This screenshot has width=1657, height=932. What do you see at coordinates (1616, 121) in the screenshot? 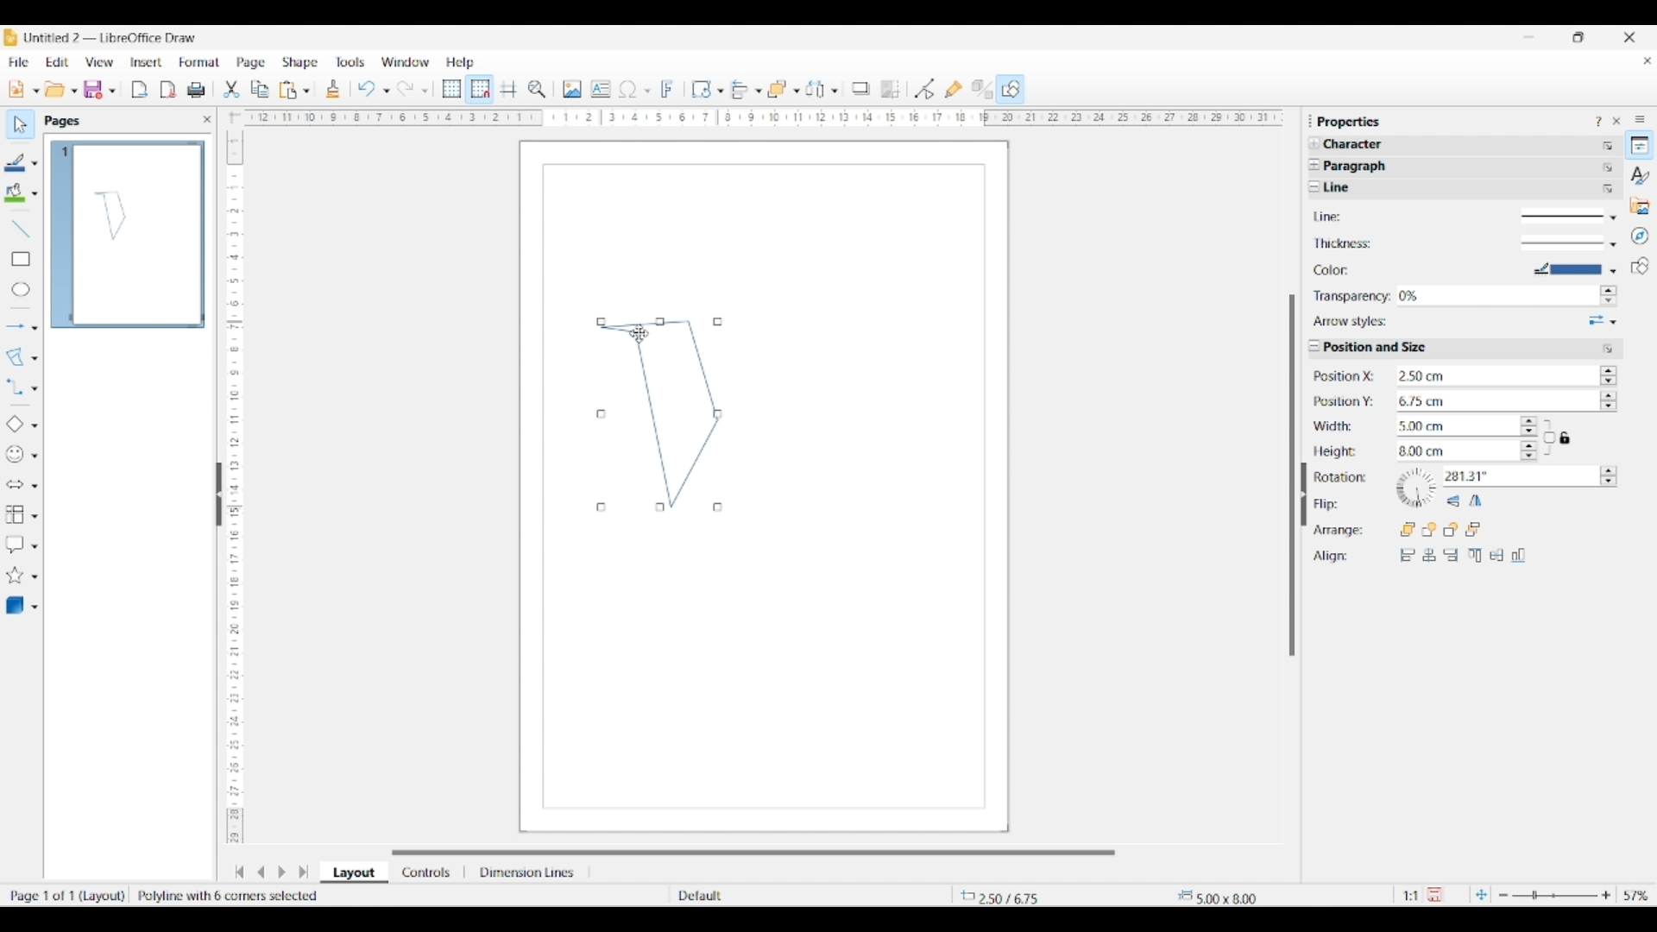
I see `Close sidebar deck` at bounding box center [1616, 121].